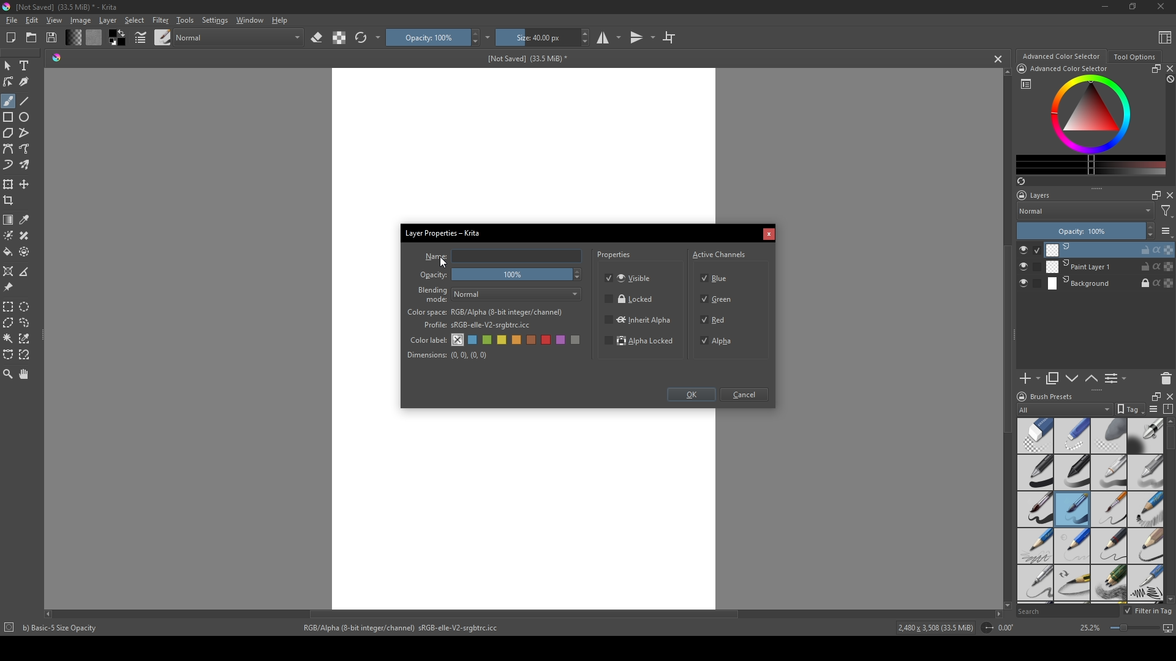 Image resolution: width=1176 pixels, height=661 pixels. I want to click on scroll down, so click(1169, 599).